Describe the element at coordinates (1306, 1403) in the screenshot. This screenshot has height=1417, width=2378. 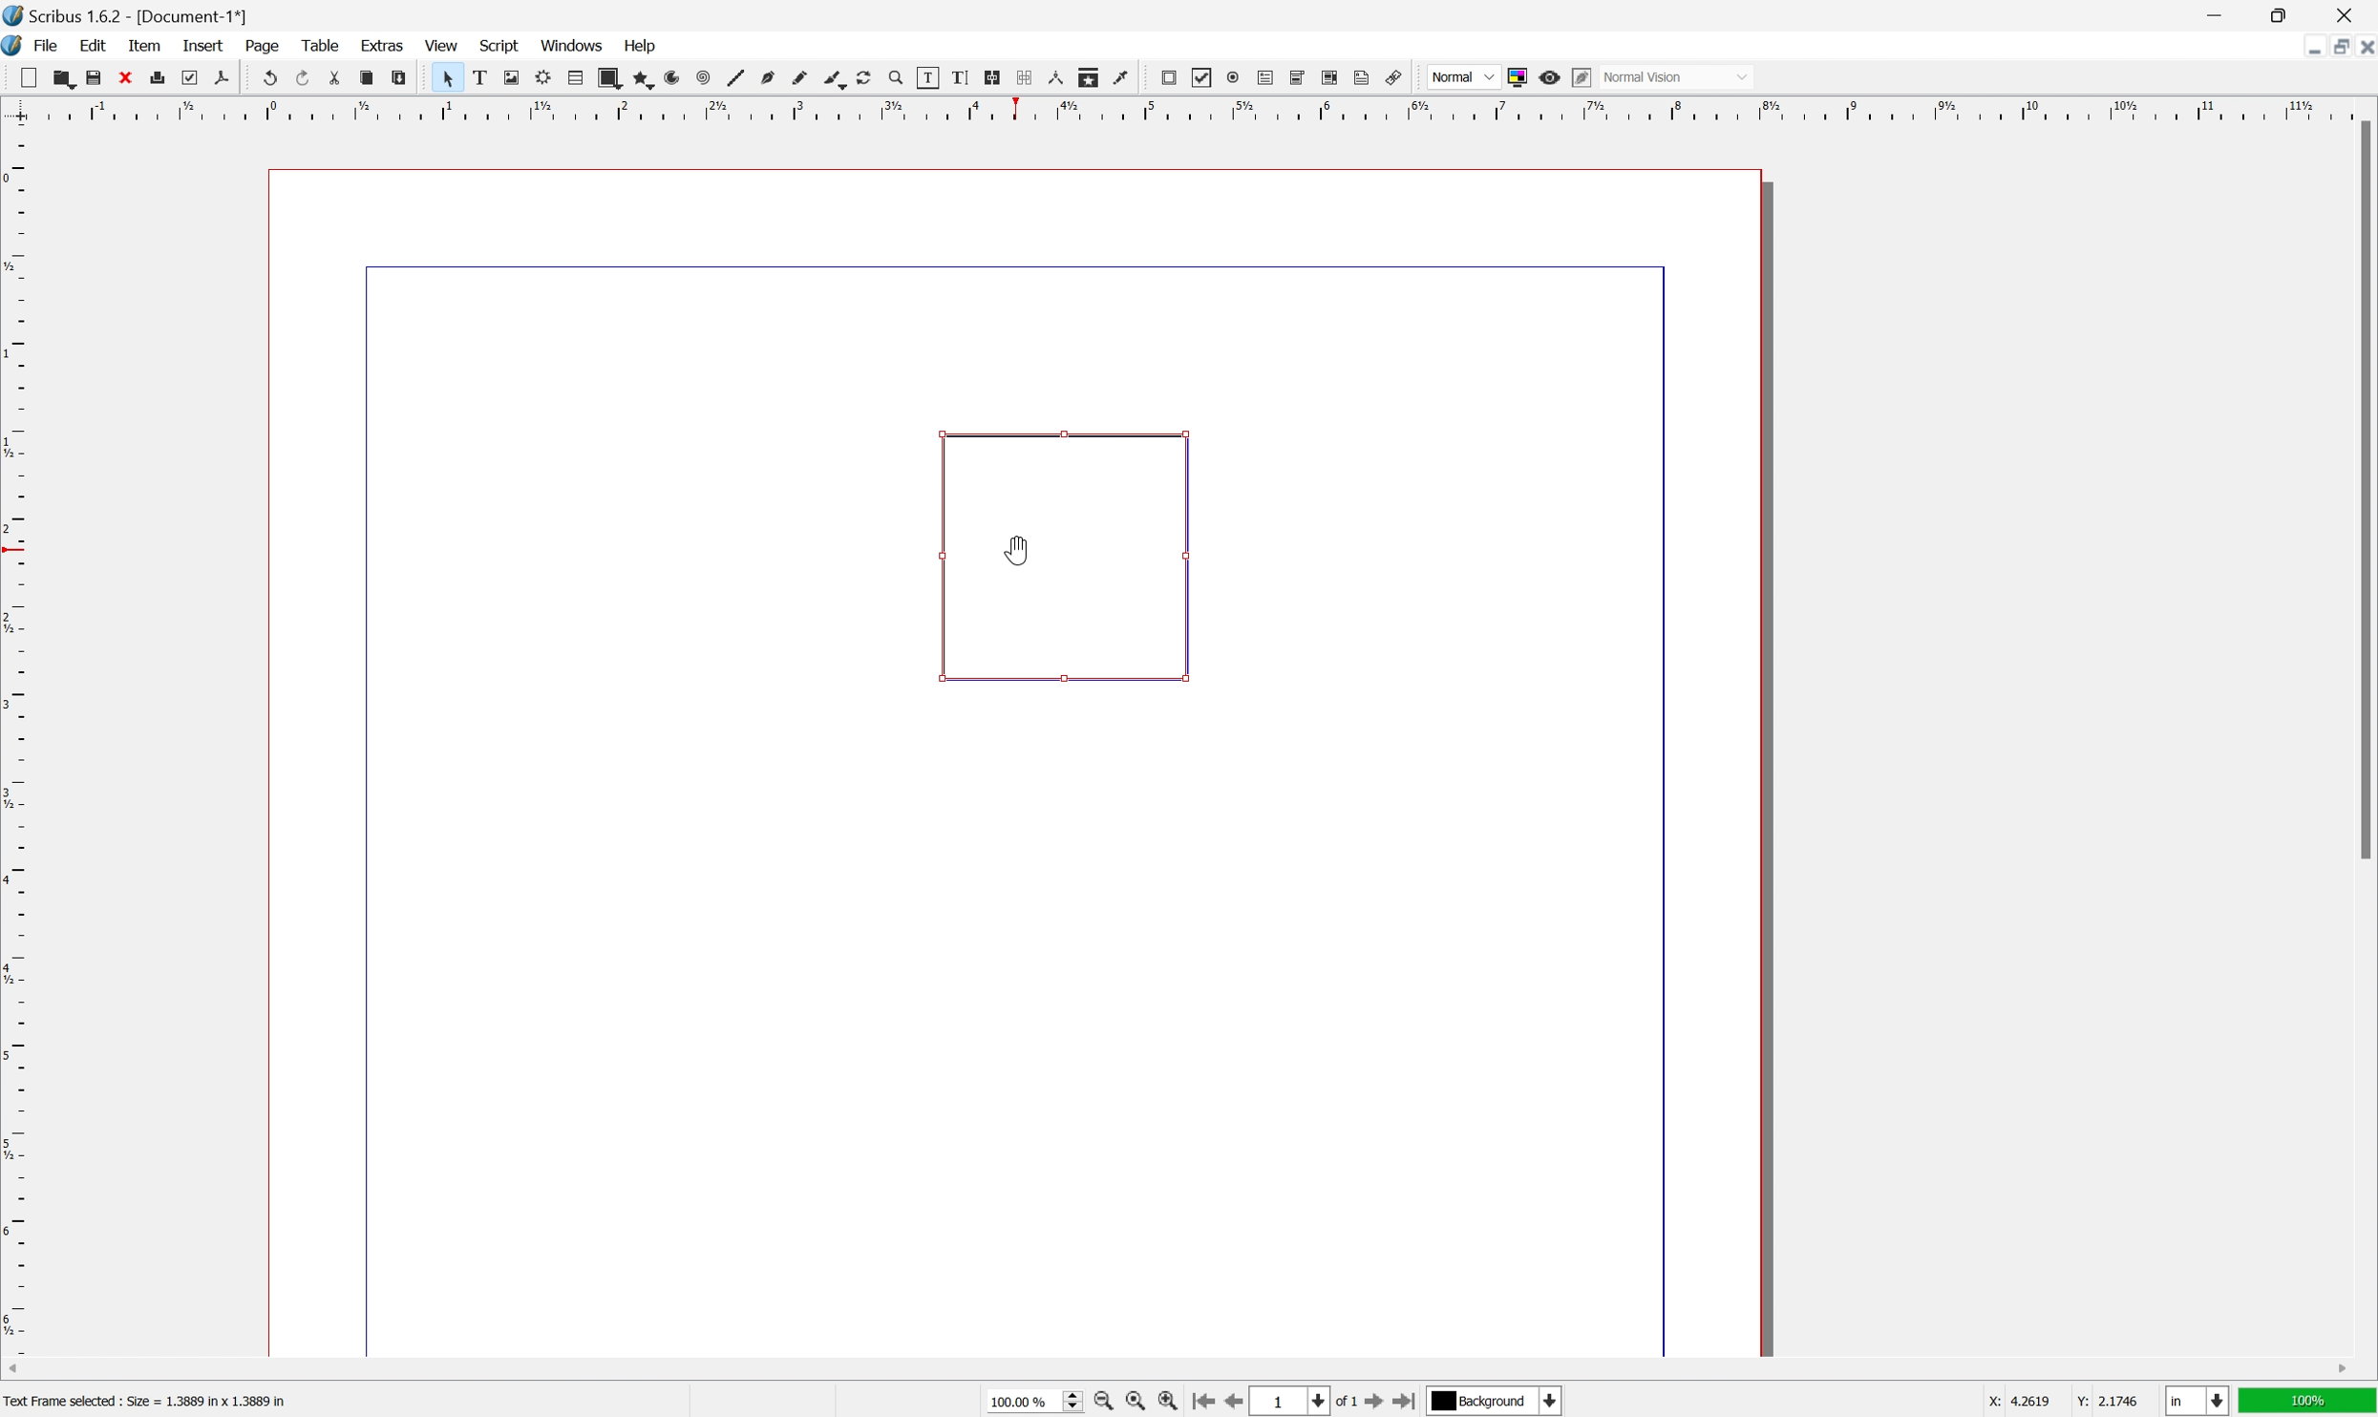
I see `select current page` at that location.